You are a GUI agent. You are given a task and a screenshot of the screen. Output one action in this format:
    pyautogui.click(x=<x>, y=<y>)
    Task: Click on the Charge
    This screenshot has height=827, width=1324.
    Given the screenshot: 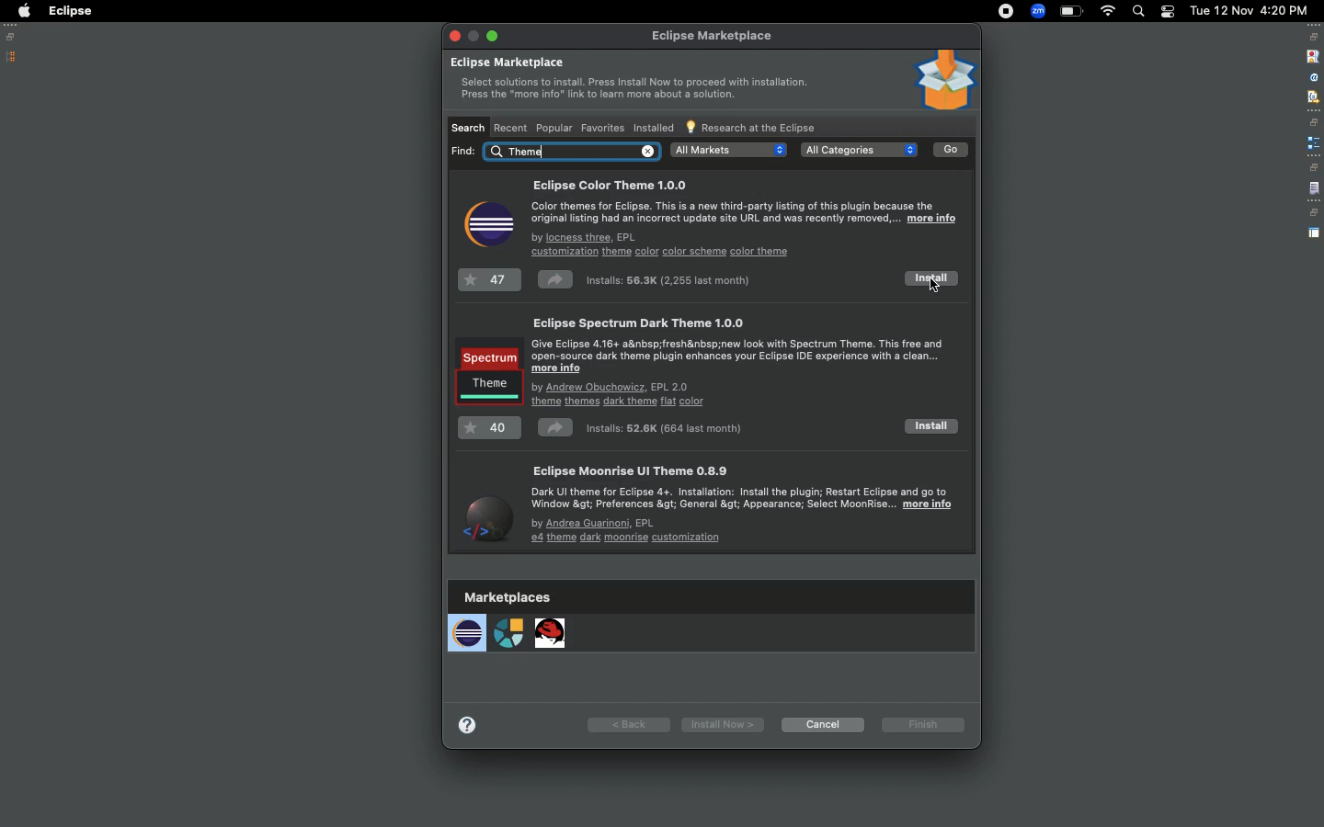 What is the action you would take?
    pyautogui.click(x=1071, y=12)
    